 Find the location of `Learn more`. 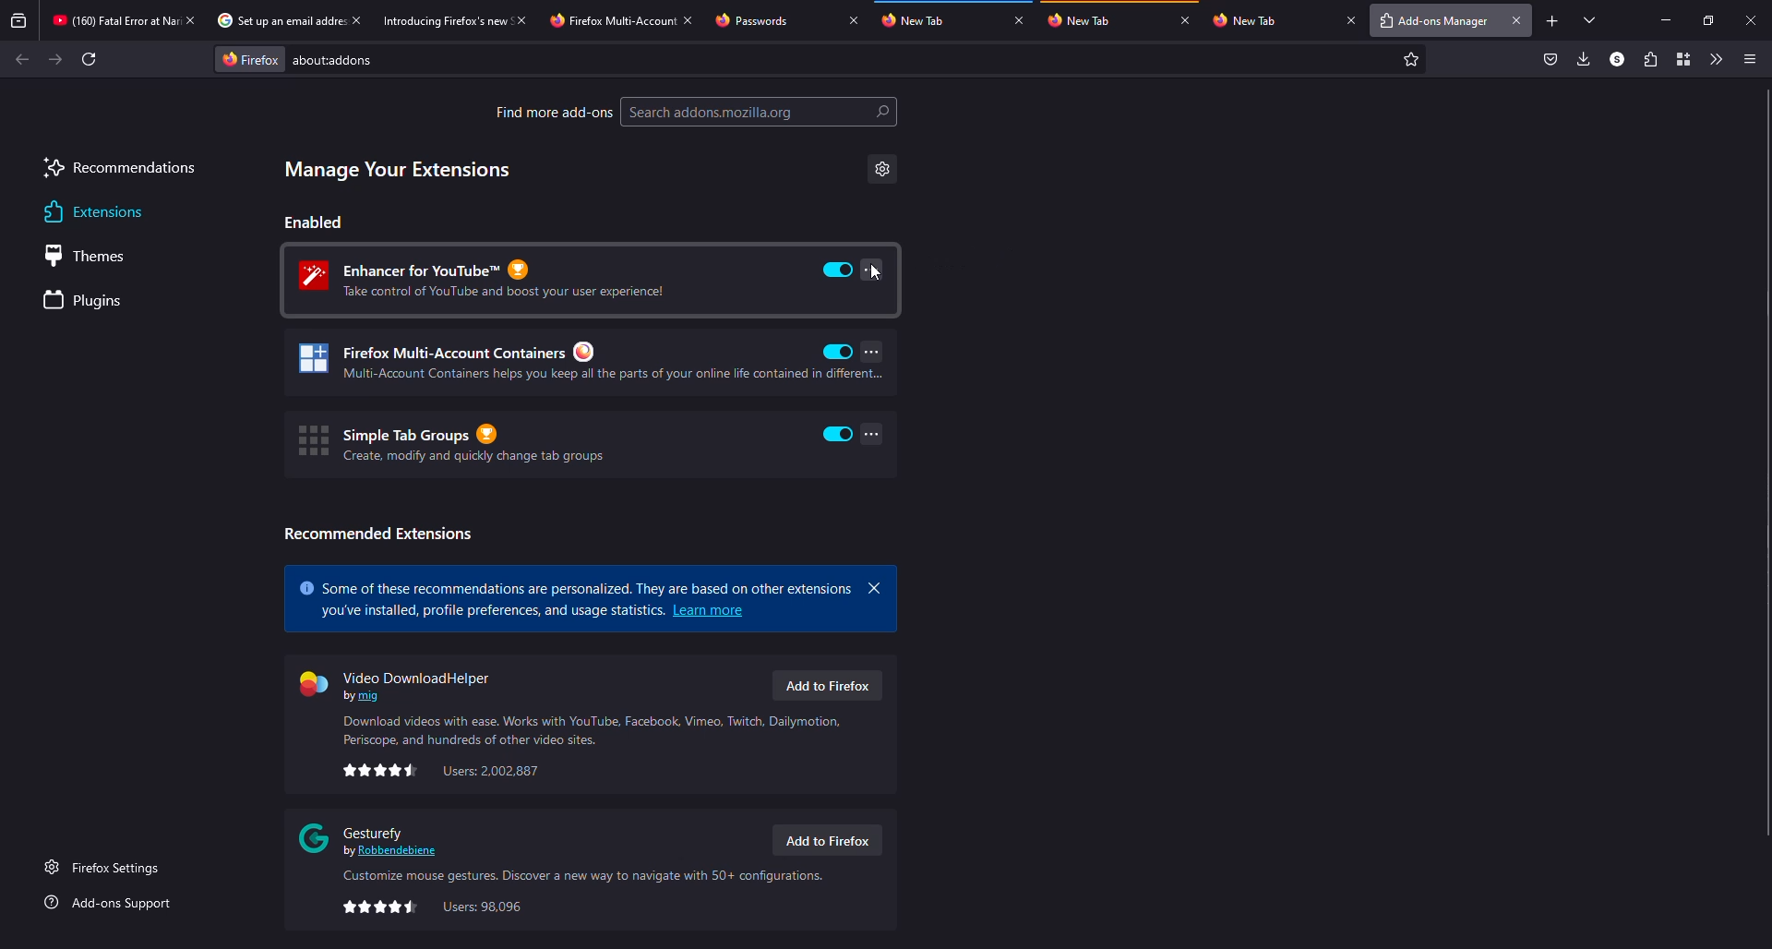

Learn more is located at coordinates (710, 610).